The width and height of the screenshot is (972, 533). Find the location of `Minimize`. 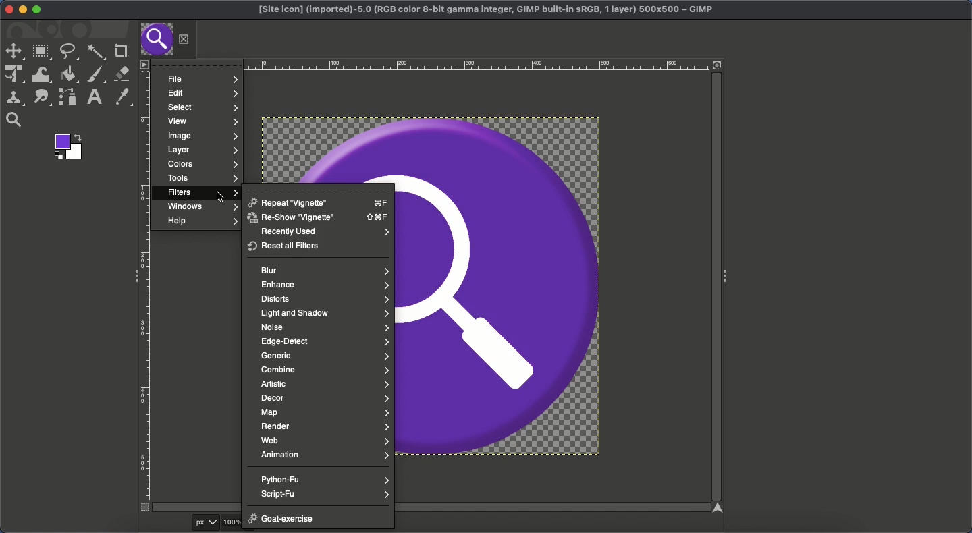

Minimize is located at coordinates (23, 10).